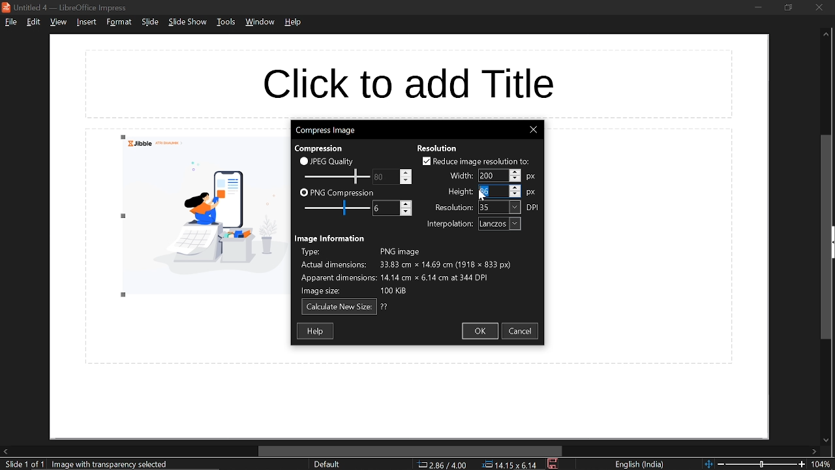  Describe the element at coordinates (406, 204) in the screenshot. I see `increase png compression` at that location.